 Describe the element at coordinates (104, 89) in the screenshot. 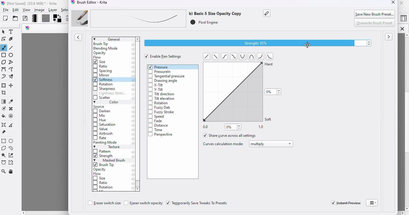

I see `sharpness` at that location.